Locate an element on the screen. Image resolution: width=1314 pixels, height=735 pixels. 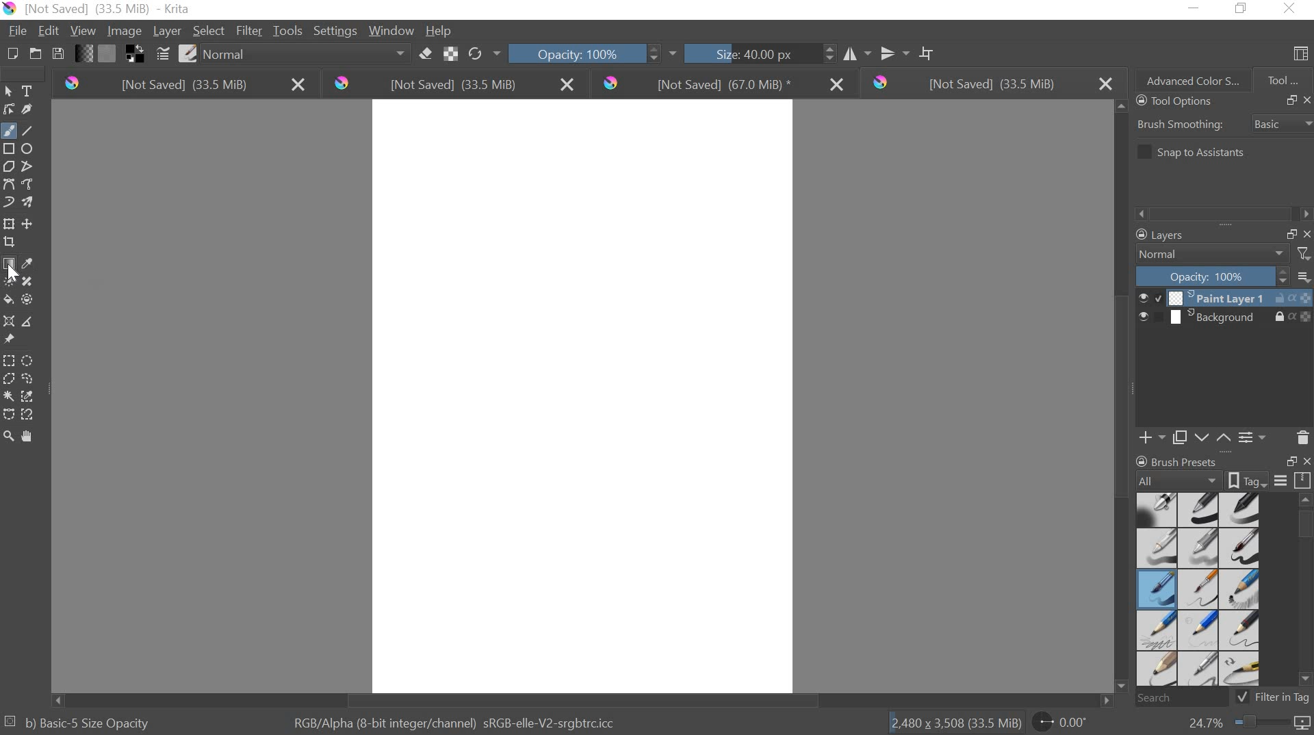
FILE is located at coordinates (16, 31).